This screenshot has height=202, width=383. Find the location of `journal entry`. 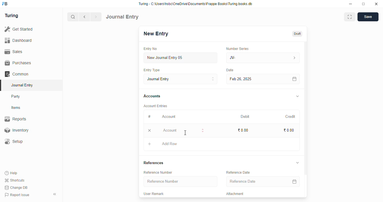

journal entry is located at coordinates (123, 17).